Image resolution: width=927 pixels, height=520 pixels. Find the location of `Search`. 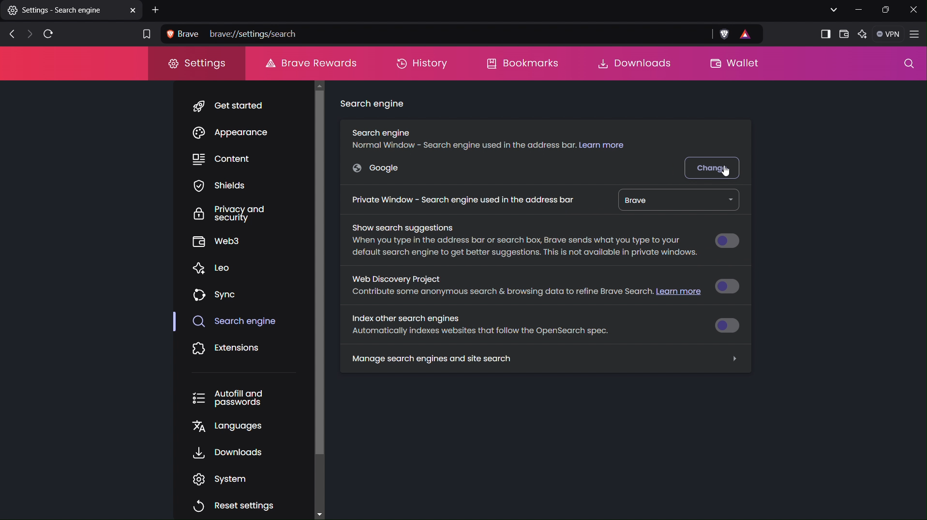

Search is located at coordinates (906, 65).